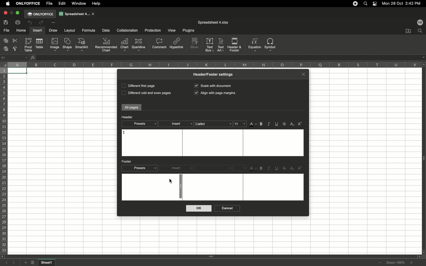 This screenshot has height=266, width=426. Describe the element at coordinates (380, 263) in the screenshot. I see `Zoom out` at that location.